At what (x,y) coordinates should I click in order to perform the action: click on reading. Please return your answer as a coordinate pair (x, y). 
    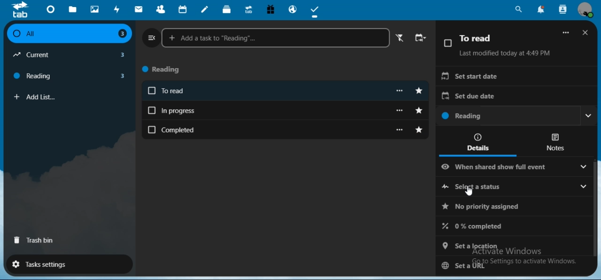
    Looking at the image, I should click on (507, 116).